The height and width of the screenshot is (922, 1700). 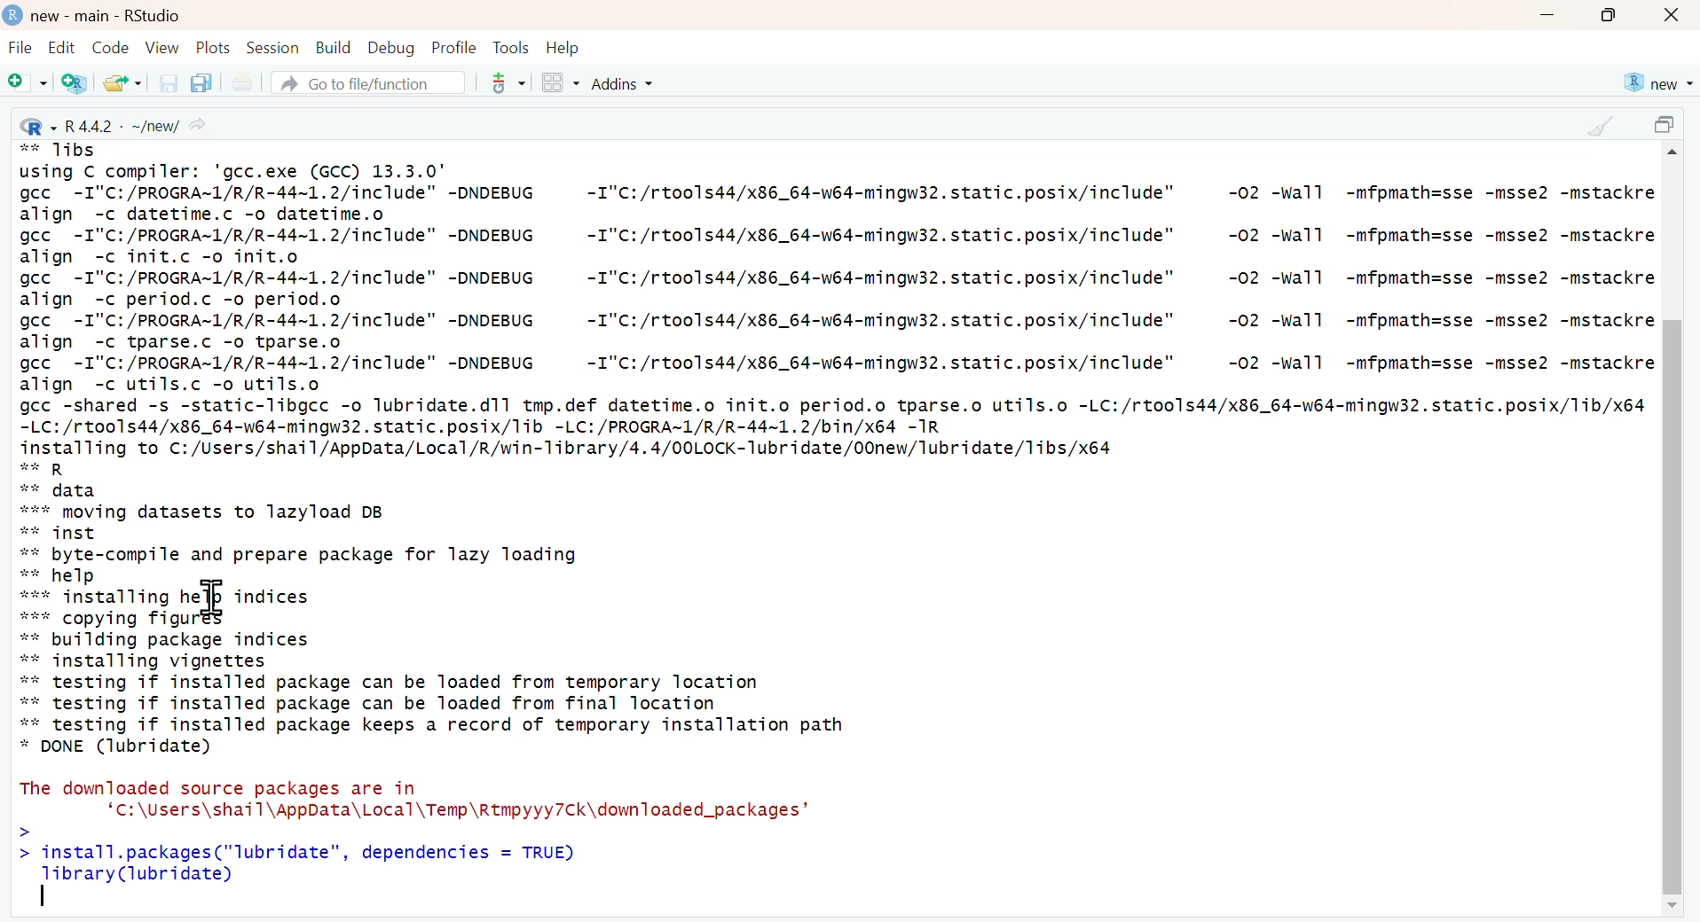 What do you see at coordinates (1671, 592) in the screenshot?
I see `scroll bar` at bounding box center [1671, 592].